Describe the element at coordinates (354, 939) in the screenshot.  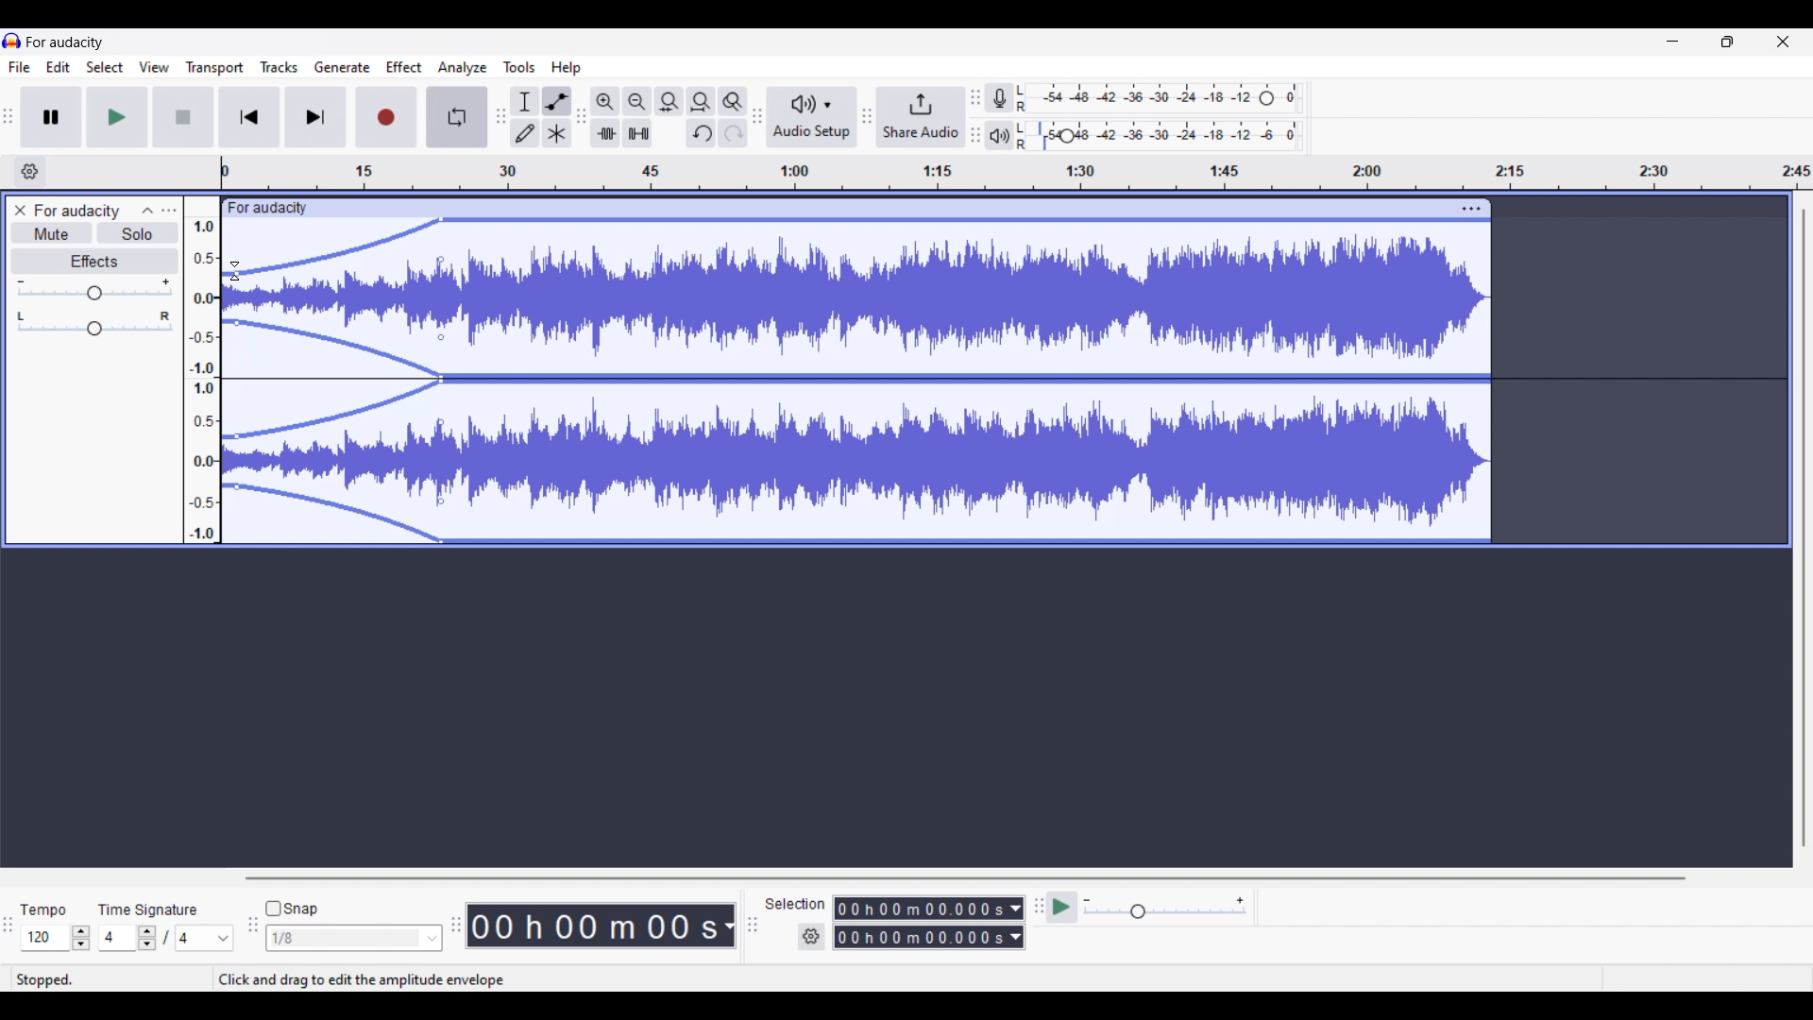
I see `Snap options` at that location.